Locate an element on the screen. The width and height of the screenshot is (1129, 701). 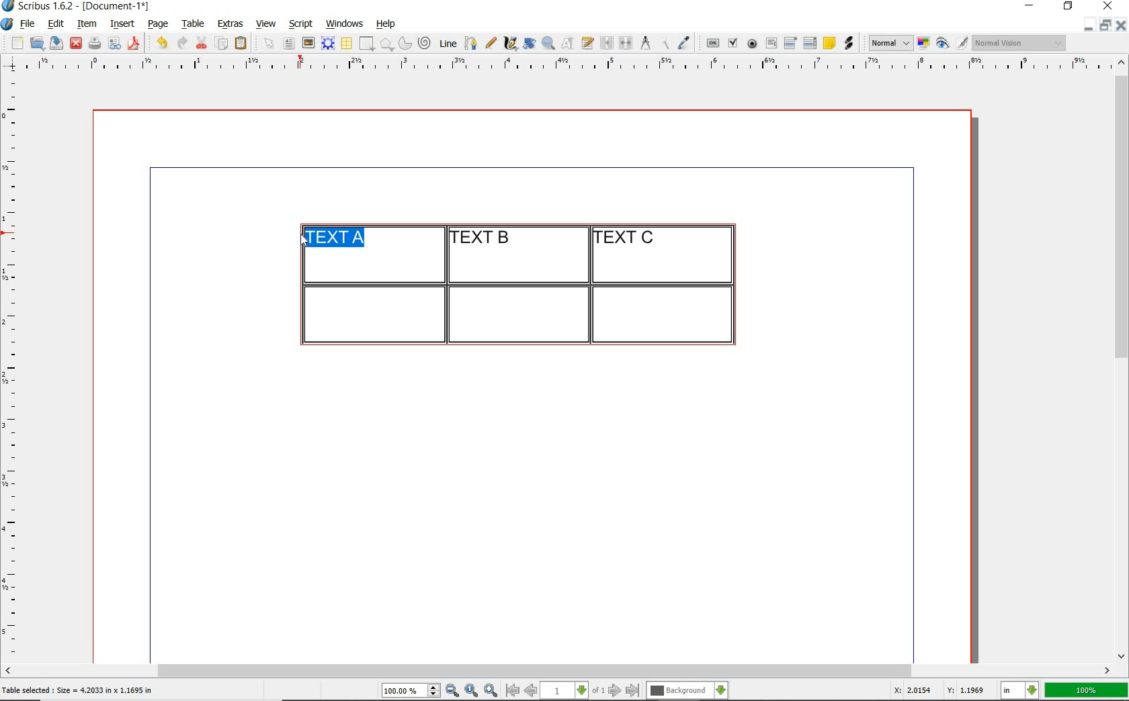
render frame is located at coordinates (328, 44).